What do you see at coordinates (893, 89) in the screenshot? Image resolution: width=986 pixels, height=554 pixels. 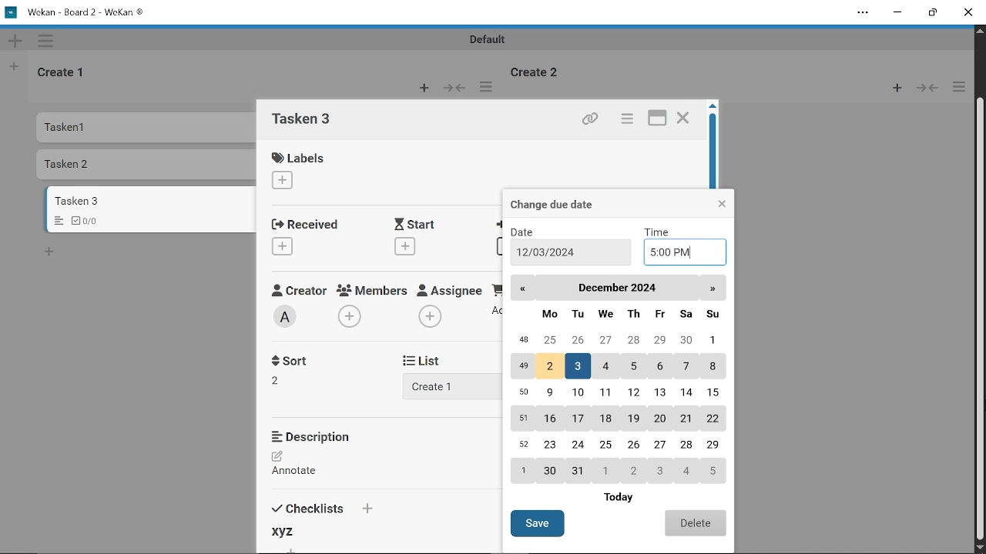 I see `New` at bounding box center [893, 89].